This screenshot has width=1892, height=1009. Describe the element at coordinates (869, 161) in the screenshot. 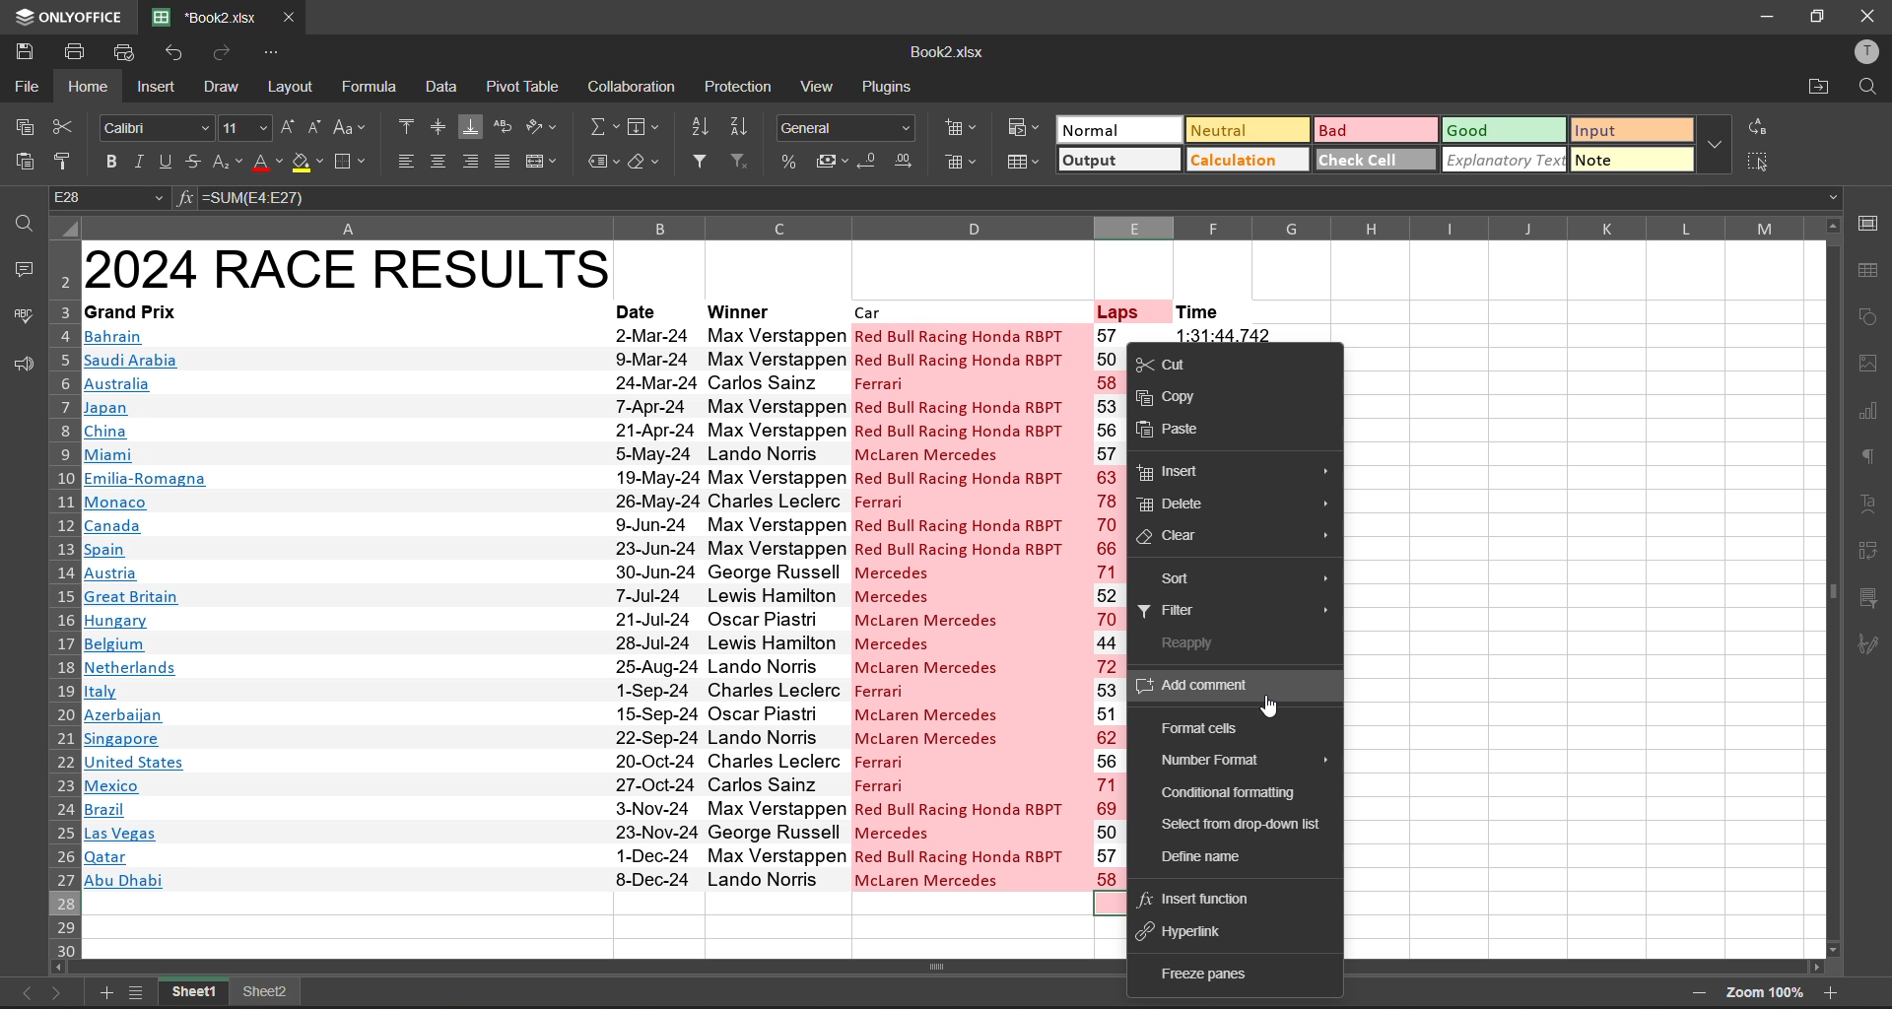

I see `decrease decimal` at that location.